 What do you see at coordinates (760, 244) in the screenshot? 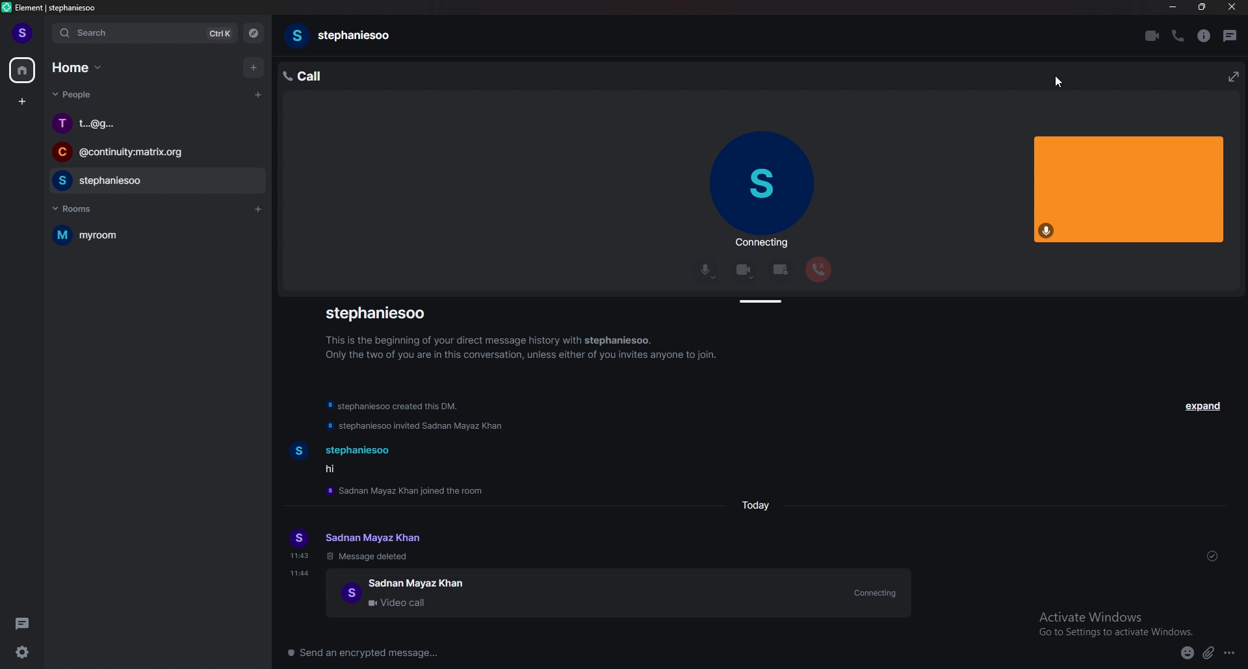
I see `connecting` at bounding box center [760, 244].